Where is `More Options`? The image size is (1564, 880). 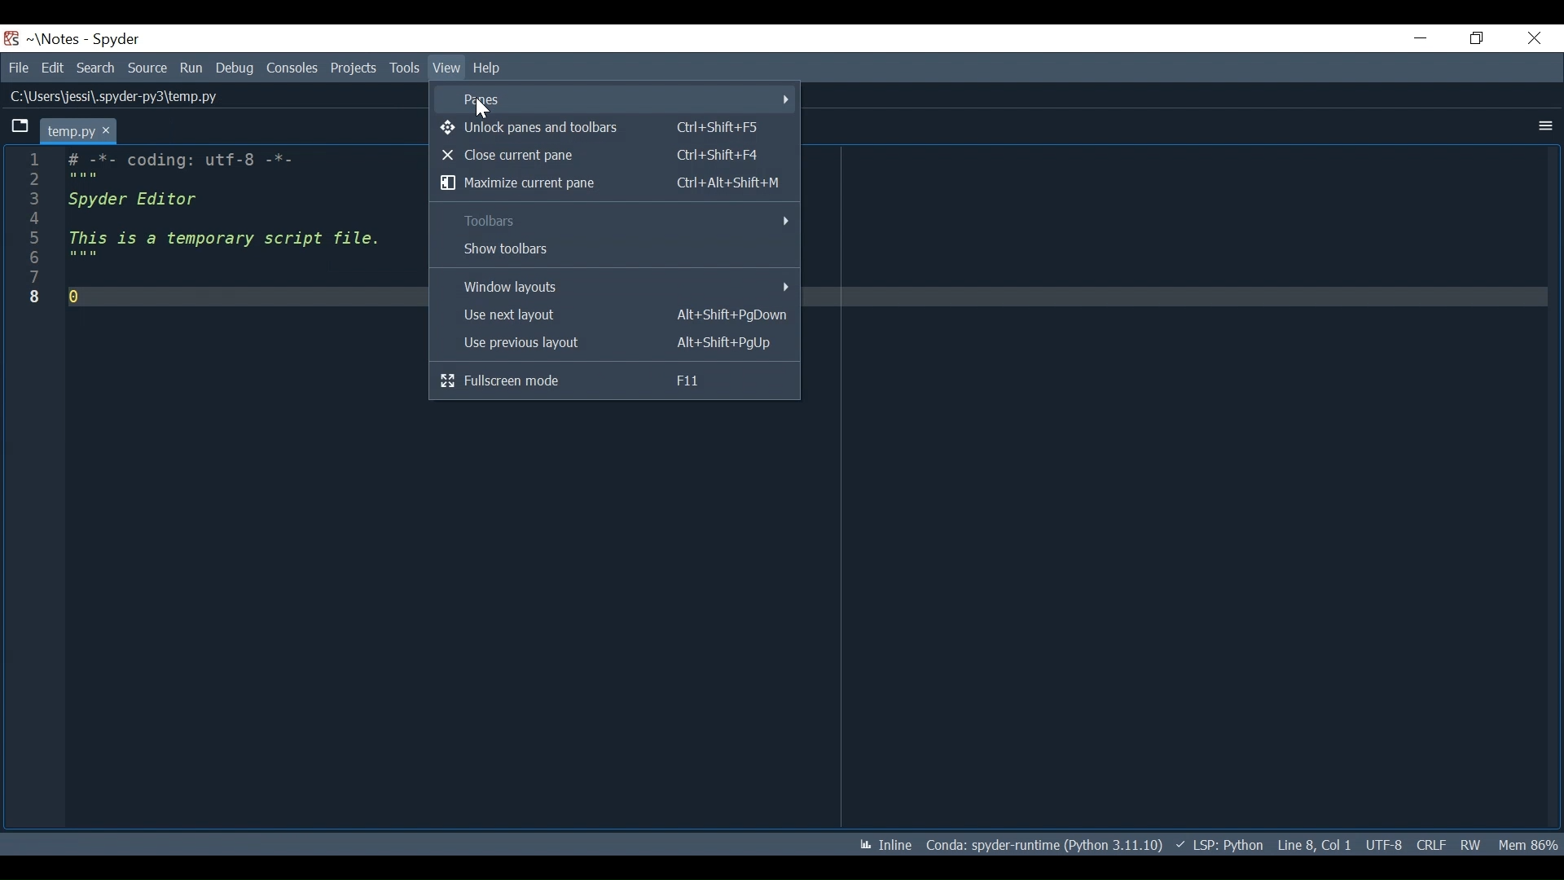
More Options is located at coordinates (1544, 126).